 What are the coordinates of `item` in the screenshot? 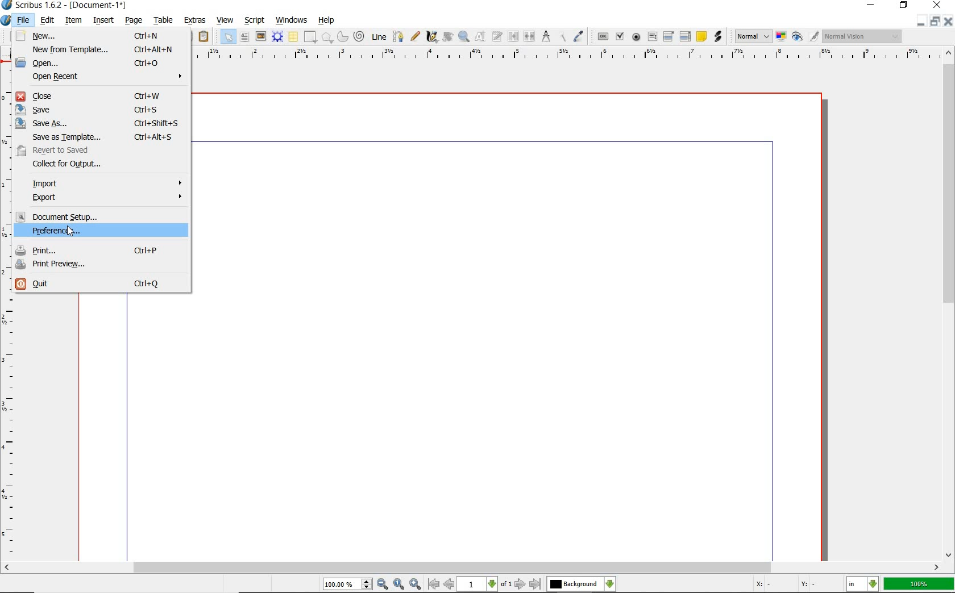 It's located at (74, 20).